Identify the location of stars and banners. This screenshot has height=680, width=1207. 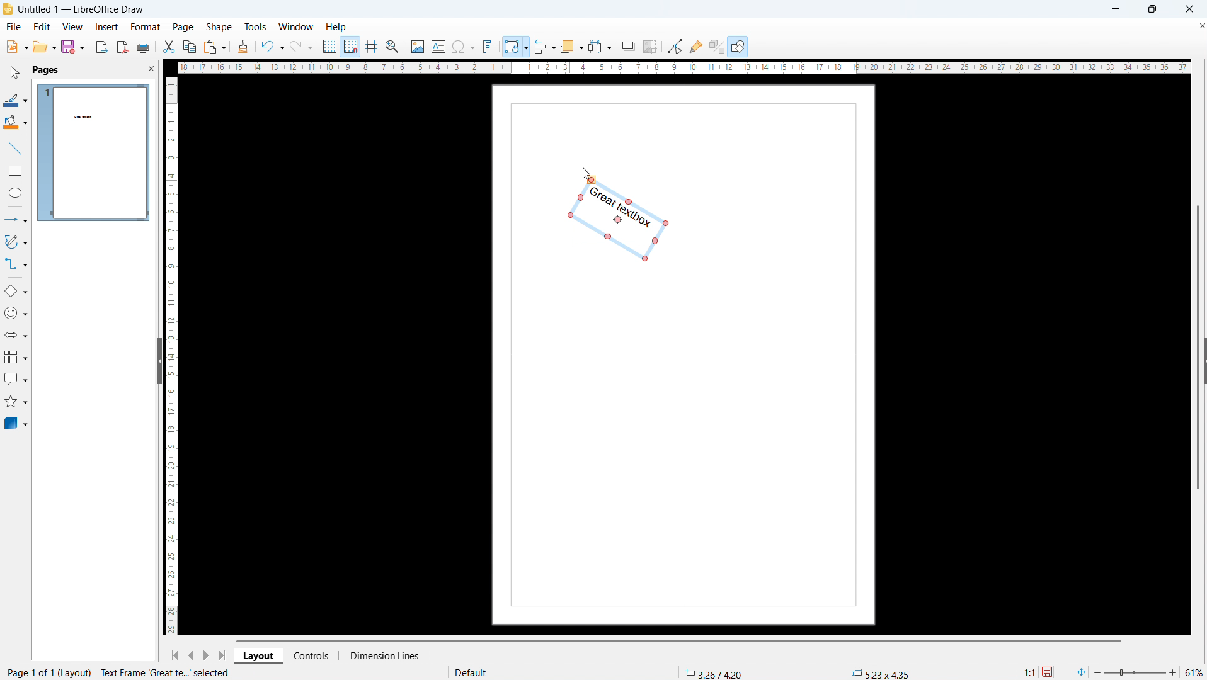
(16, 402).